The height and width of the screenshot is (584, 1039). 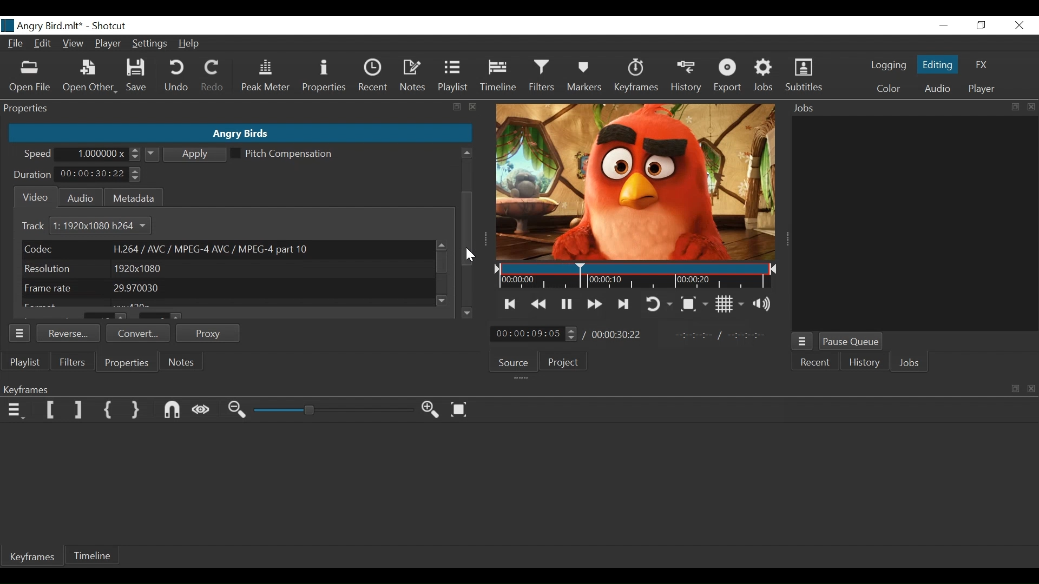 What do you see at coordinates (983, 63) in the screenshot?
I see `FX` at bounding box center [983, 63].